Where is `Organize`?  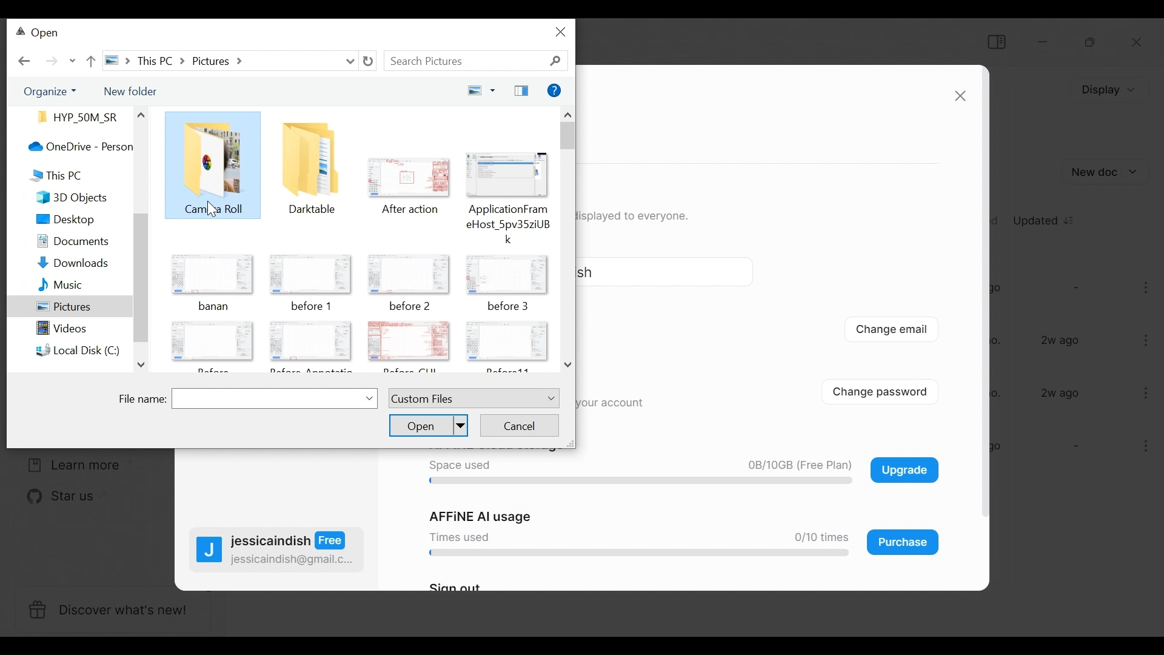 Organize is located at coordinates (46, 91).